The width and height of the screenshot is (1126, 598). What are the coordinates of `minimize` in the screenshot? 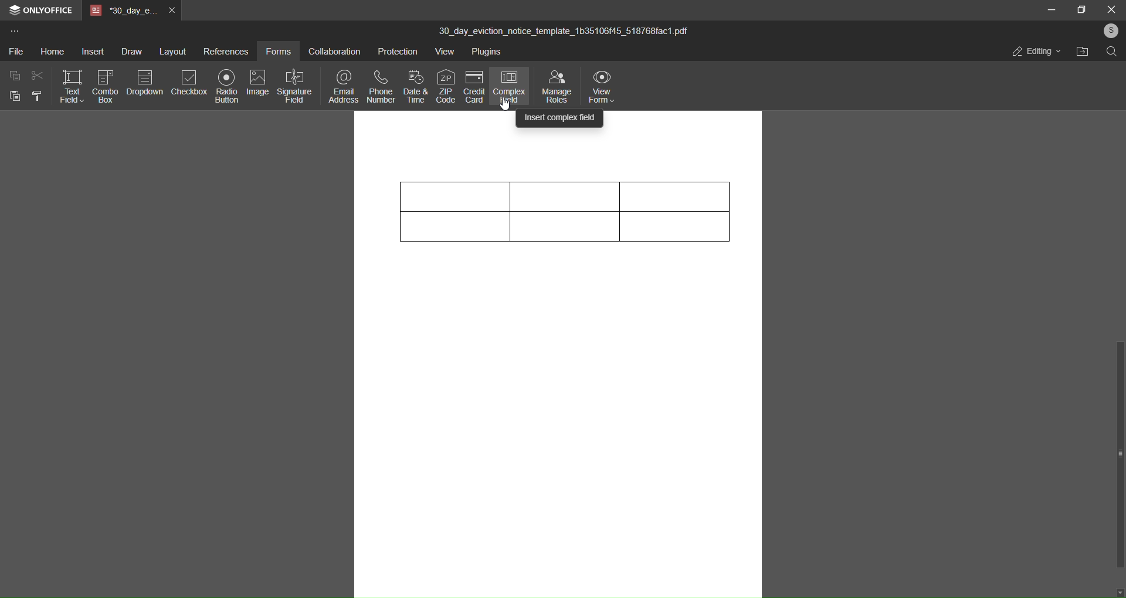 It's located at (1053, 11).